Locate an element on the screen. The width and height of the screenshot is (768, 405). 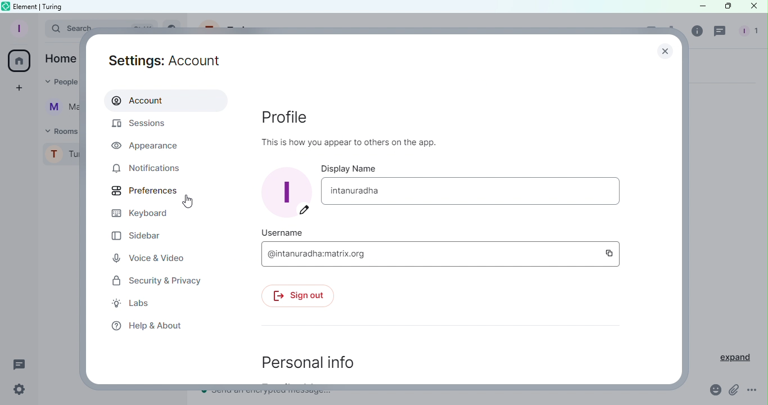
Copy is located at coordinates (609, 254).